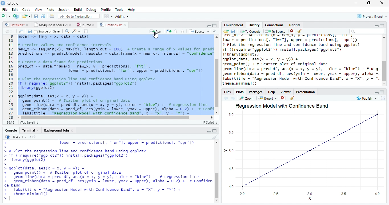 The height and width of the screenshot is (205, 389). Describe the element at coordinates (19, 137) in the screenshot. I see `R 4.2.1` at that location.